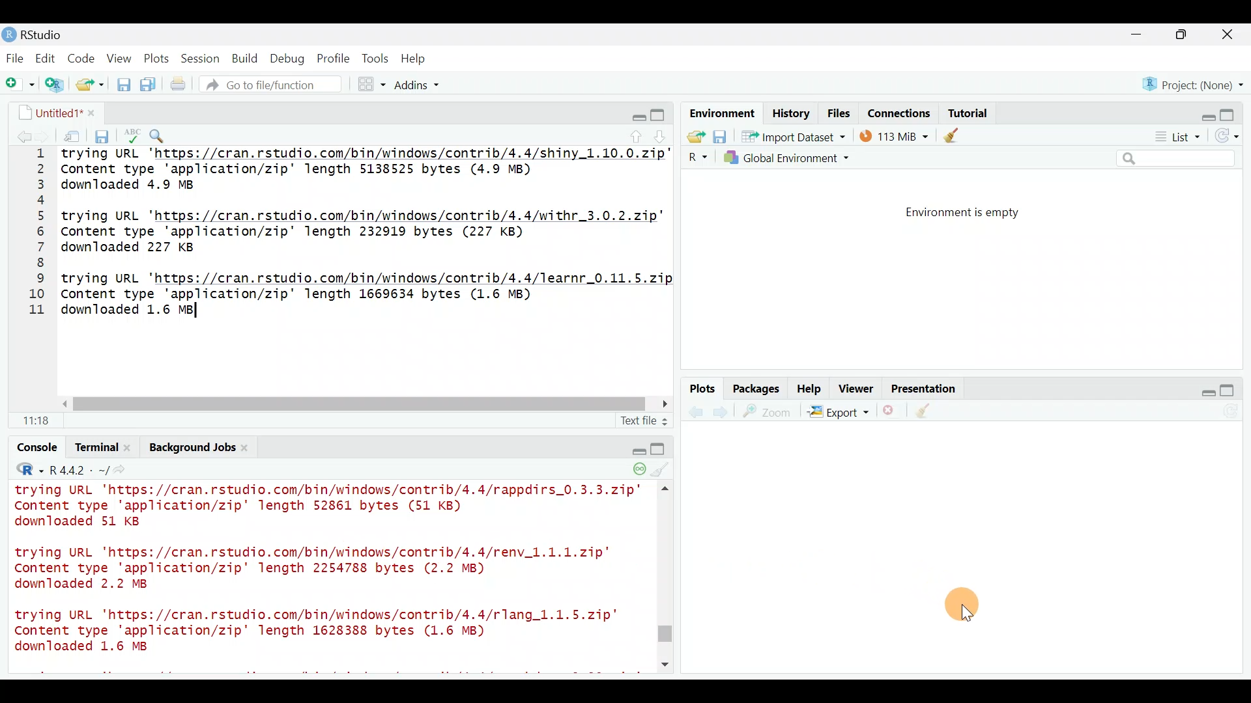 This screenshot has height=703, width=1251. I want to click on 11 downloaded 1.6 MB, so click(106, 312).